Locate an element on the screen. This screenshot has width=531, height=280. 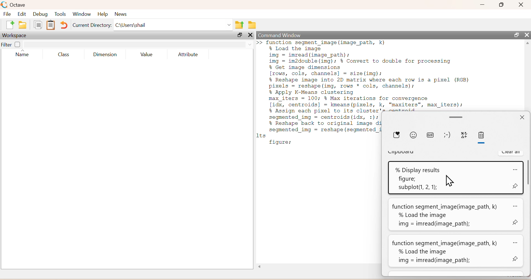
% Display results <0figure;subplot(1, 2, 1);  is located at coordinates (455, 177).